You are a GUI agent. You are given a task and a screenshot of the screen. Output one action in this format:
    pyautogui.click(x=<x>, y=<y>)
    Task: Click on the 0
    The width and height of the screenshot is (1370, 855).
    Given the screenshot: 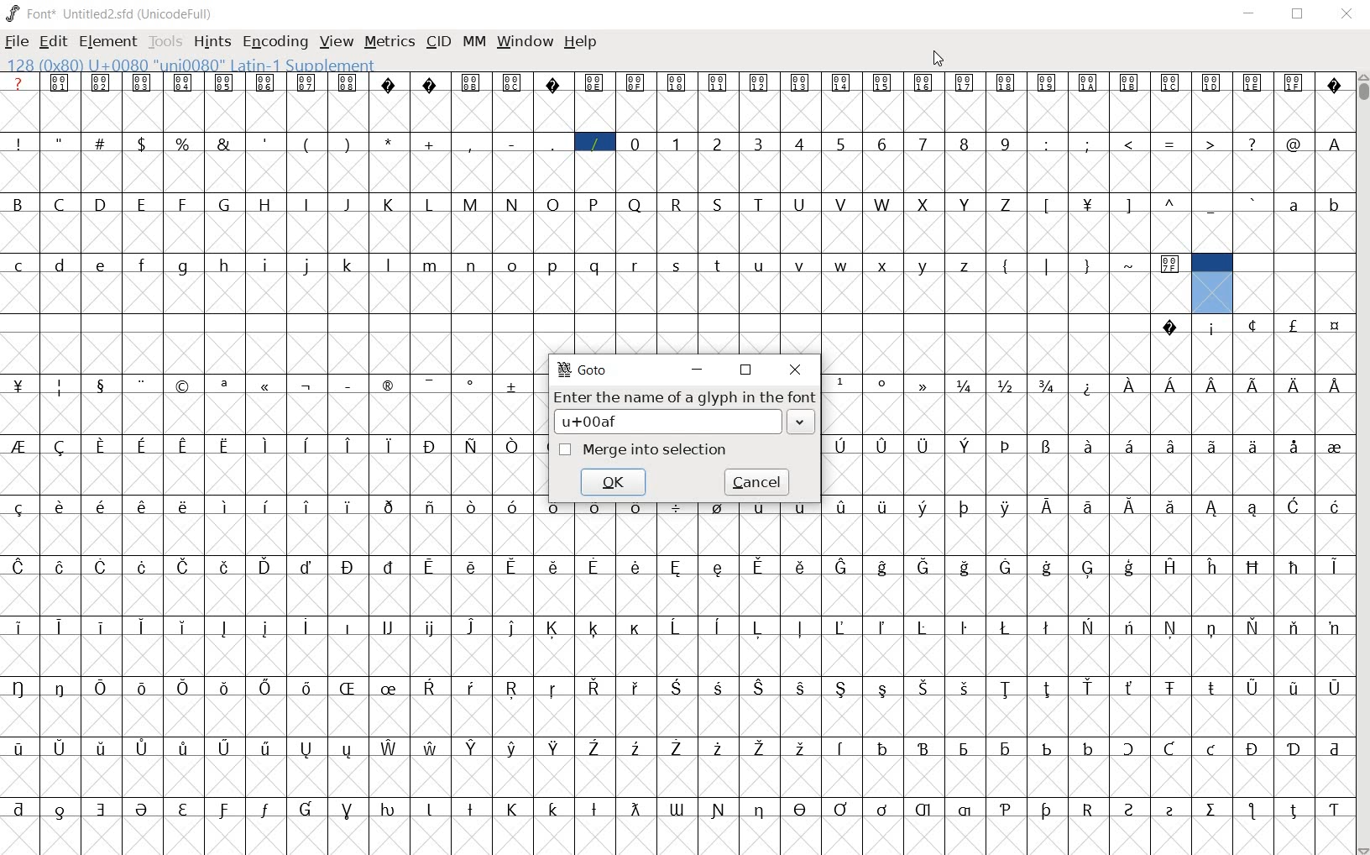 What is the action you would take?
    pyautogui.click(x=636, y=142)
    